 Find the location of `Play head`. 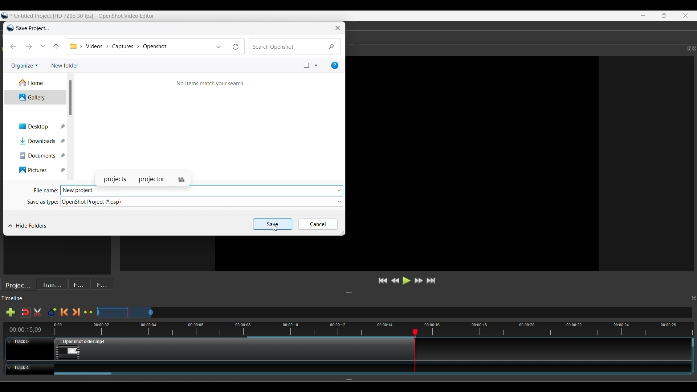

Play head is located at coordinates (415, 332).